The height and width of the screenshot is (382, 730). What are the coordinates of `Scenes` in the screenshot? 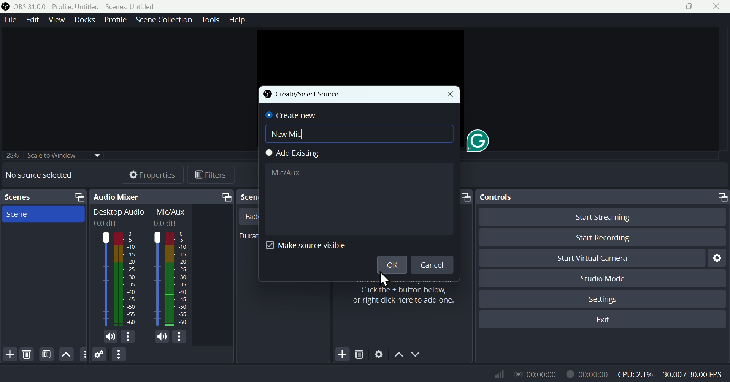 It's located at (43, 197).